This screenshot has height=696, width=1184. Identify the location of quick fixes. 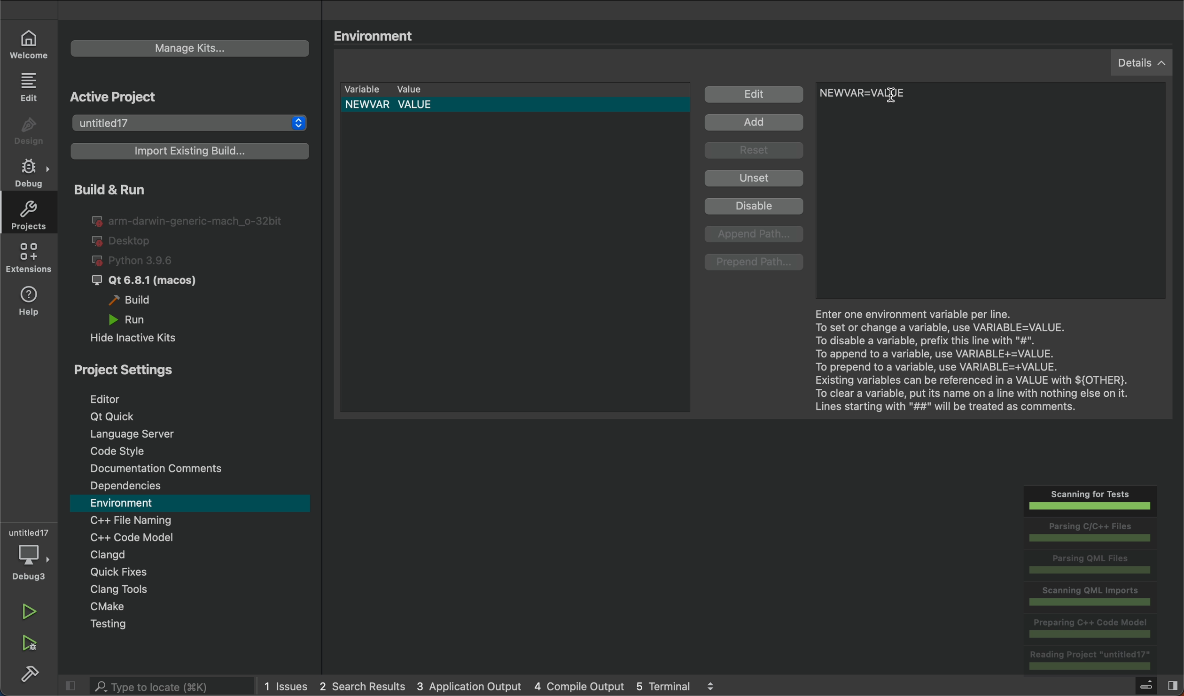
(191, 573).